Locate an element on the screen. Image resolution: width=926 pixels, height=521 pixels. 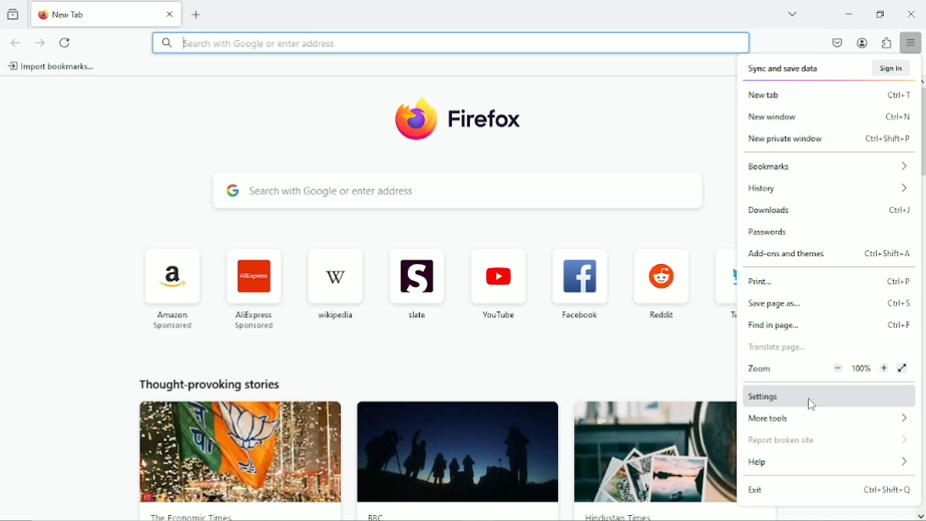
Passwords is located at coordinates (829, 232).